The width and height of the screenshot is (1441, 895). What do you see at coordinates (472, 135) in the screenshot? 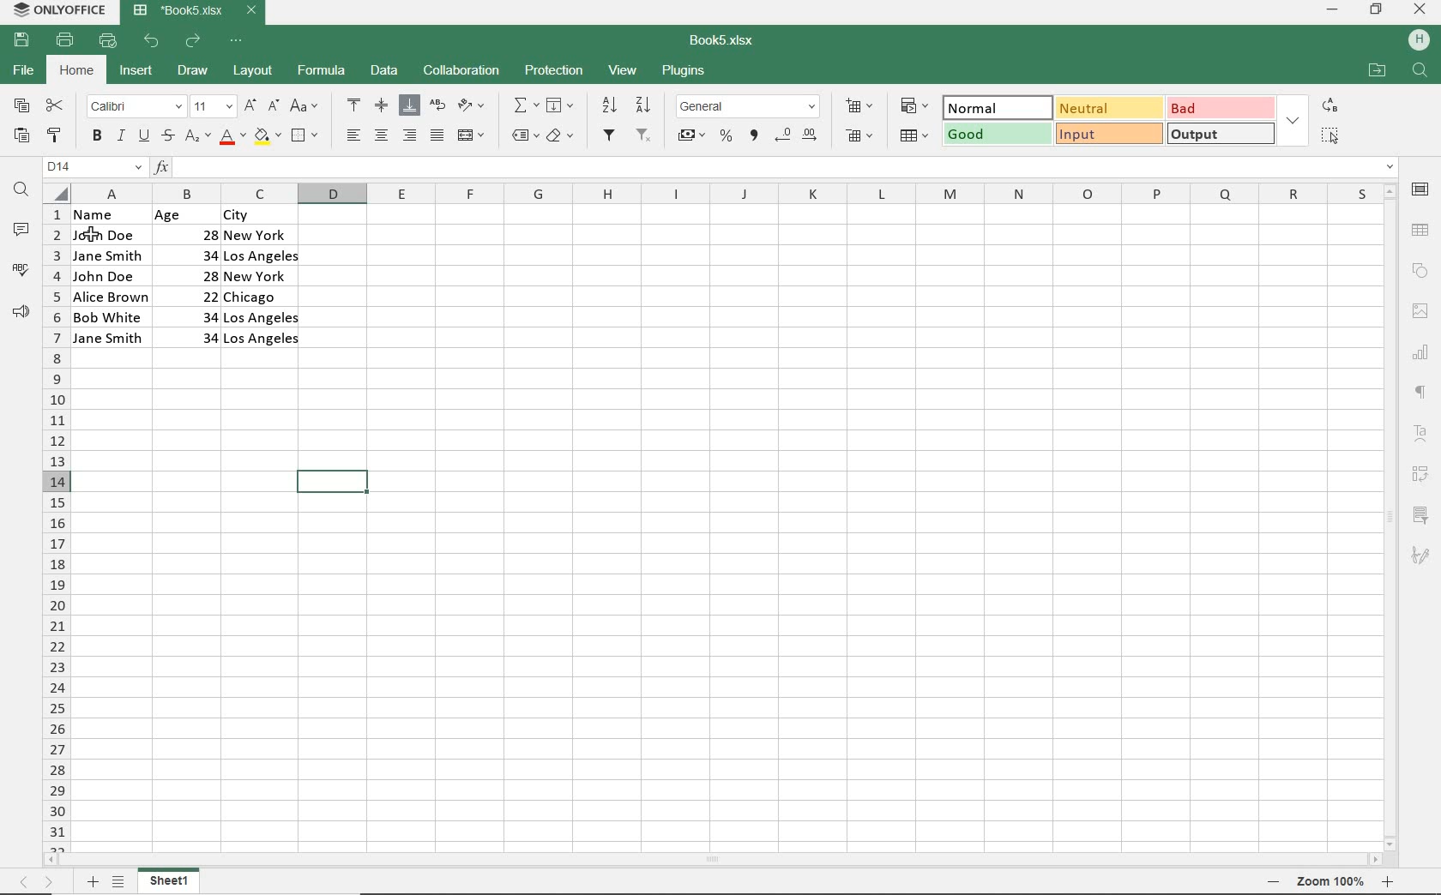
I see `MERGE & CENTER` at bounding box center [472, 135].